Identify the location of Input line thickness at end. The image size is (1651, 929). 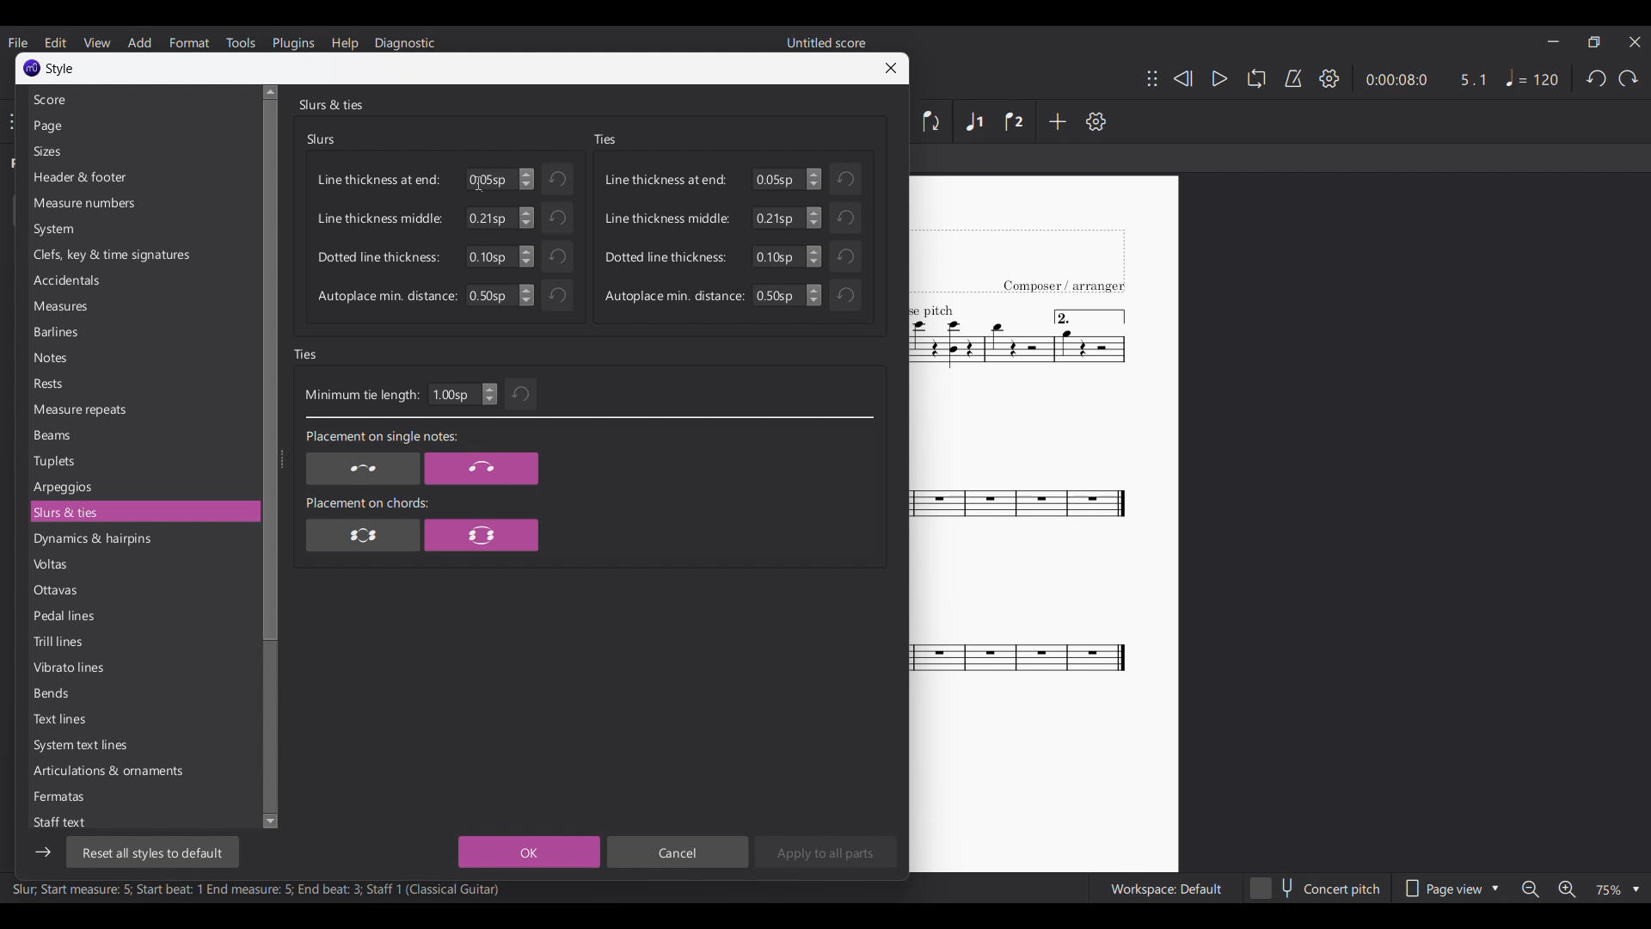
(490, 179).